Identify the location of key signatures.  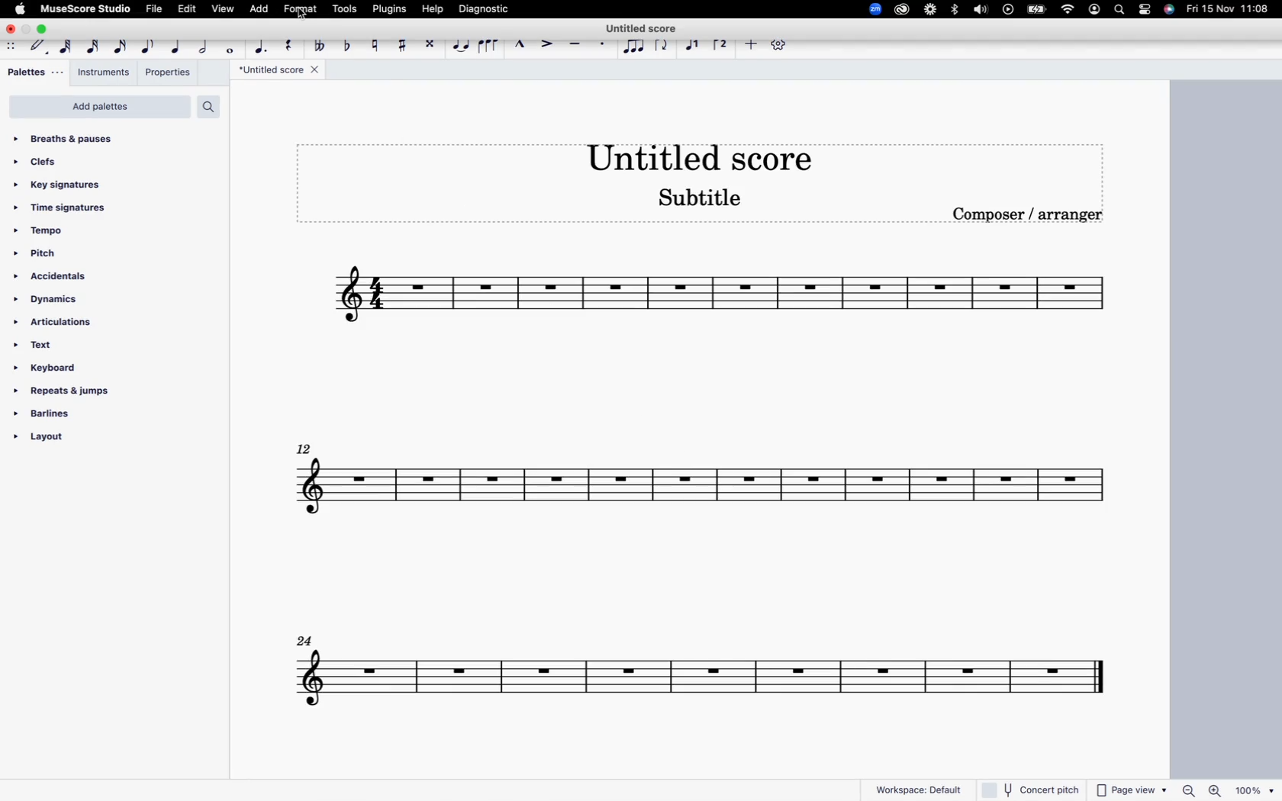
(63, 185).